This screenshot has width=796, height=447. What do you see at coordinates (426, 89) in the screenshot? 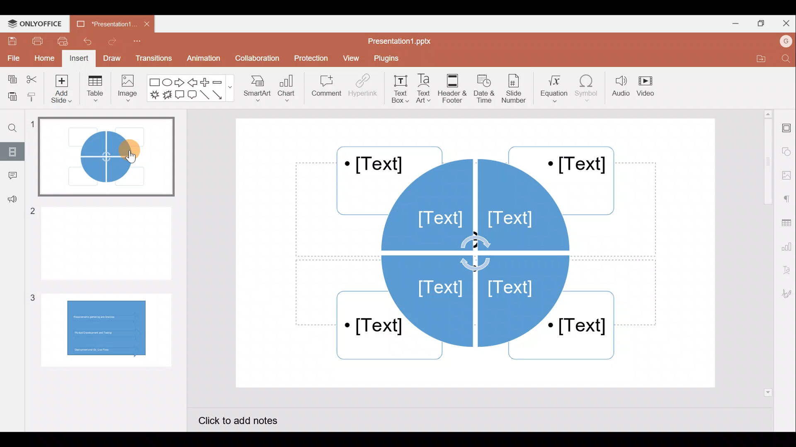
I see `Text Art` at bounding box center [426, 89].